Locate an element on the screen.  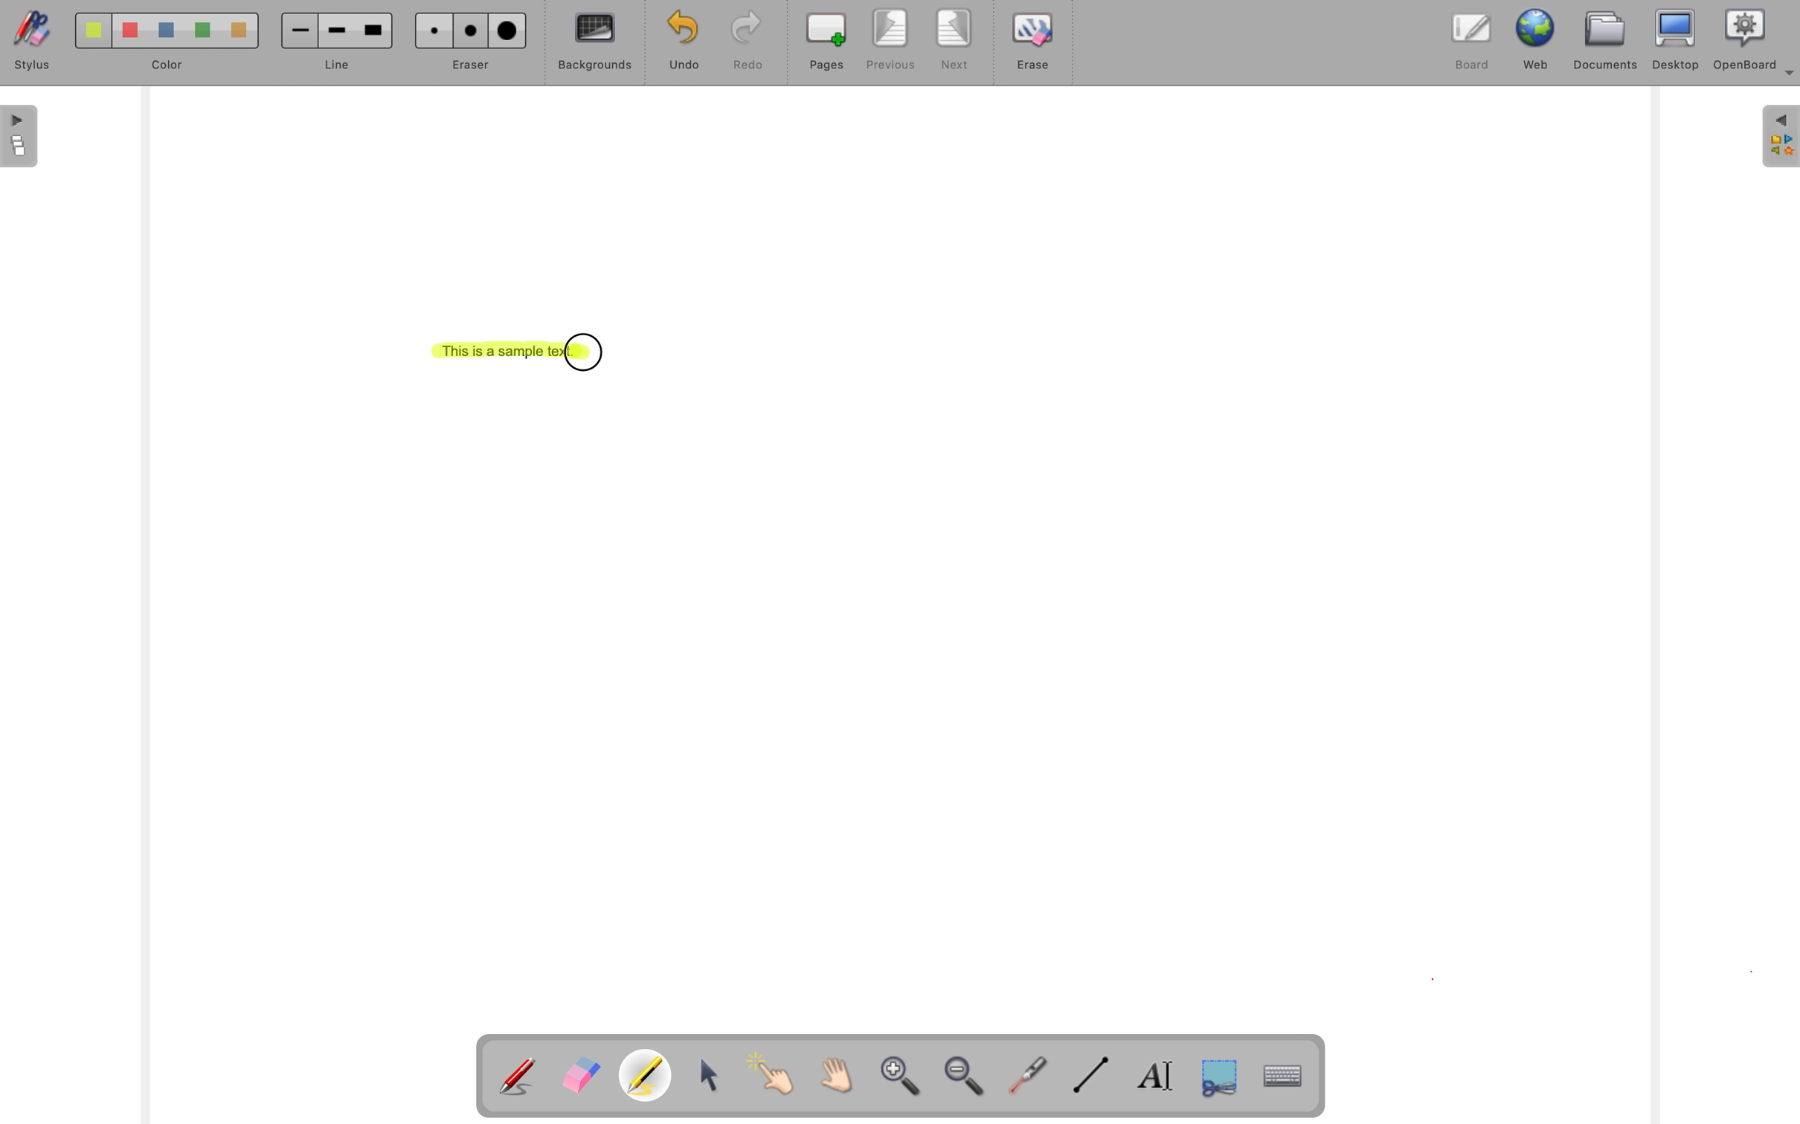
The library (right panel) is located at coordinates (1781, 137).